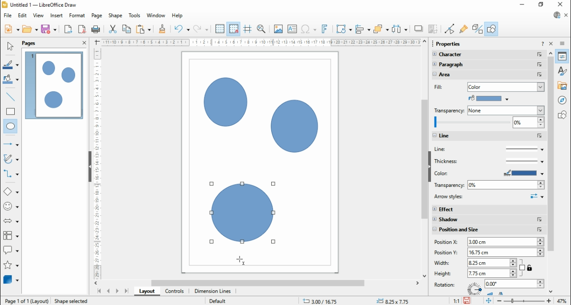 This screenshot has height=305, width=571. What do you see at coordinates (135, 16) in the screenshot?
I see `tools` at bounding box center [135, 16].